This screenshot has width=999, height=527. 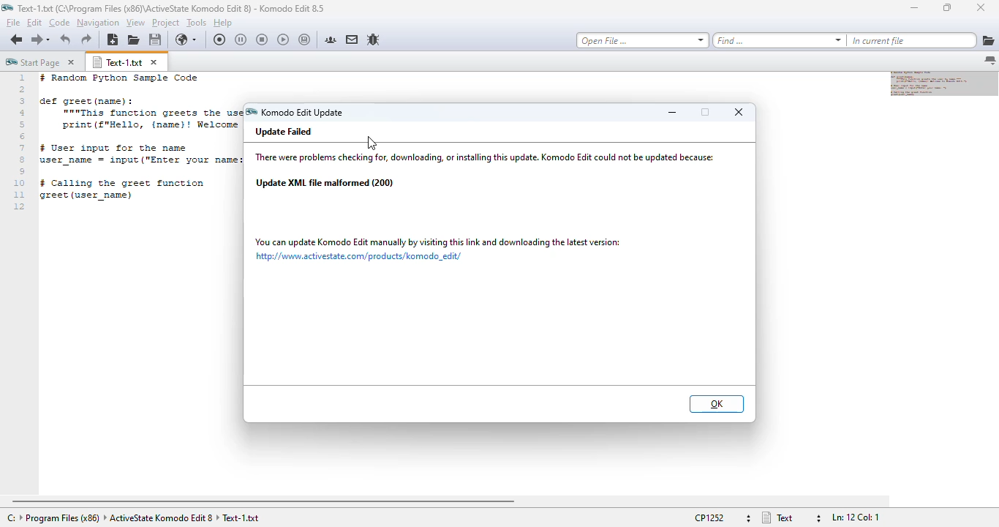 What do you see at coordinates (284, 40) in the screenshot?
I see `play last macro` at bounding box center [284, 40].